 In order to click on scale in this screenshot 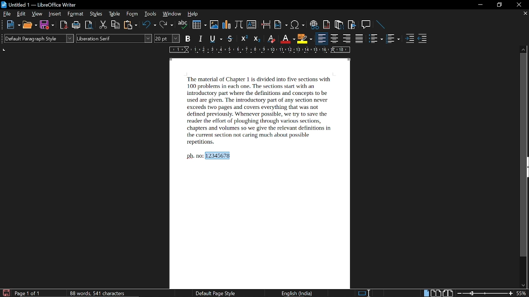, I will do `click(258, 51)`.